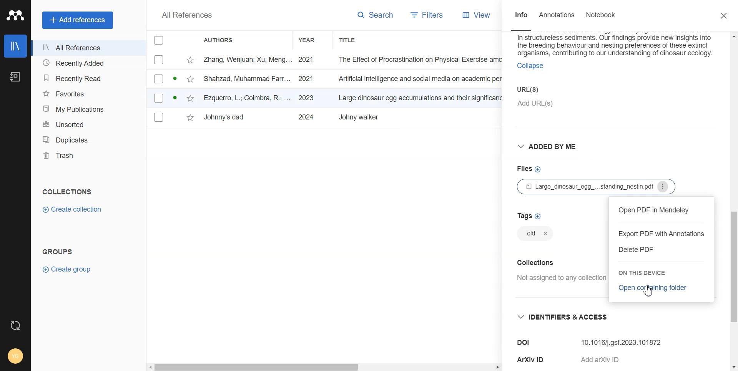 This screenshot has width=738, height=371. What do you see at coordinates (537, 262) in the screenshot?
I see `Collections` at bounding box center [537, 262].